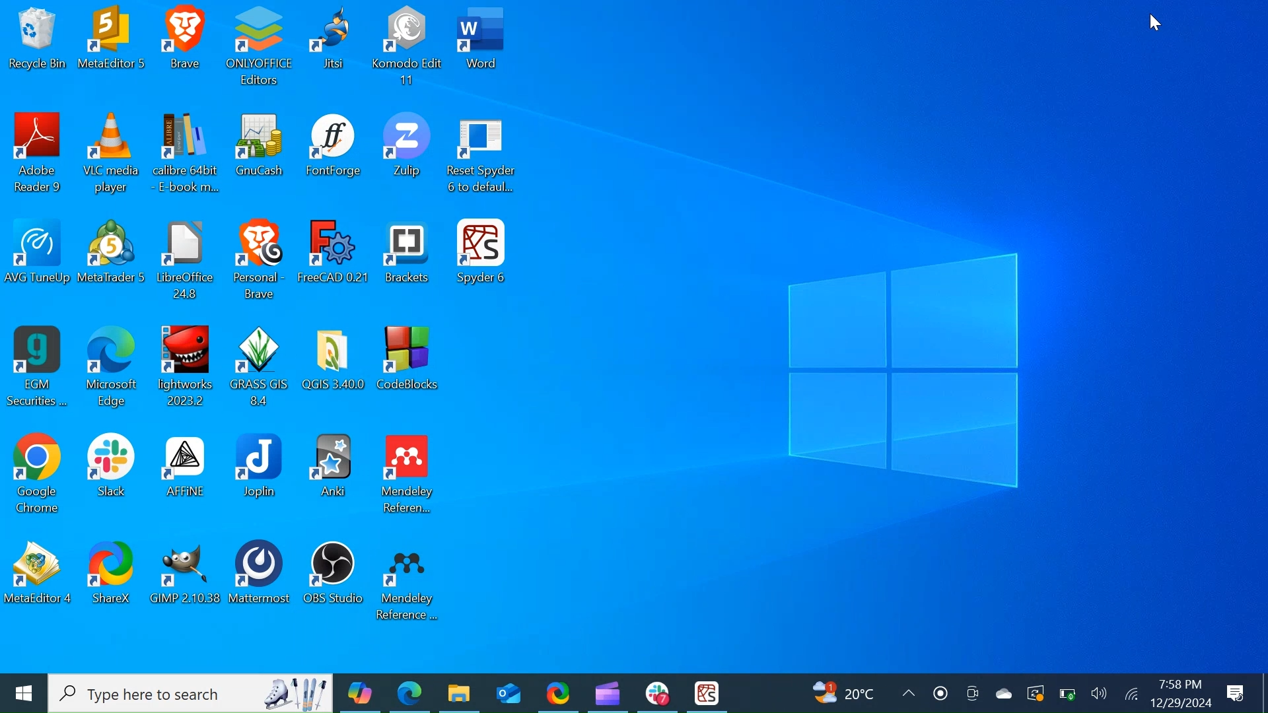  Describe the element at coordinates (334, 366) in the screenshot. I see `Folder ` at that location.